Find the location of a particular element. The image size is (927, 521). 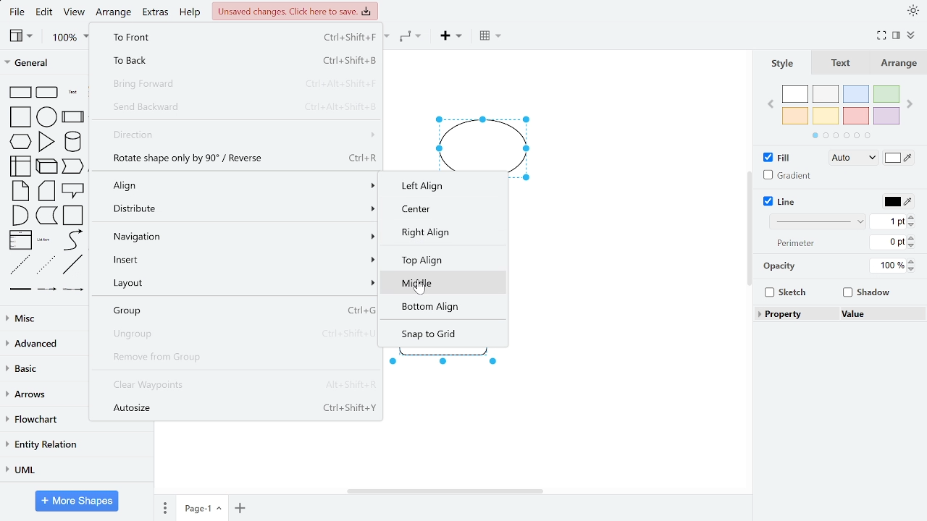

0 pt is located at coordinates (889, 242).